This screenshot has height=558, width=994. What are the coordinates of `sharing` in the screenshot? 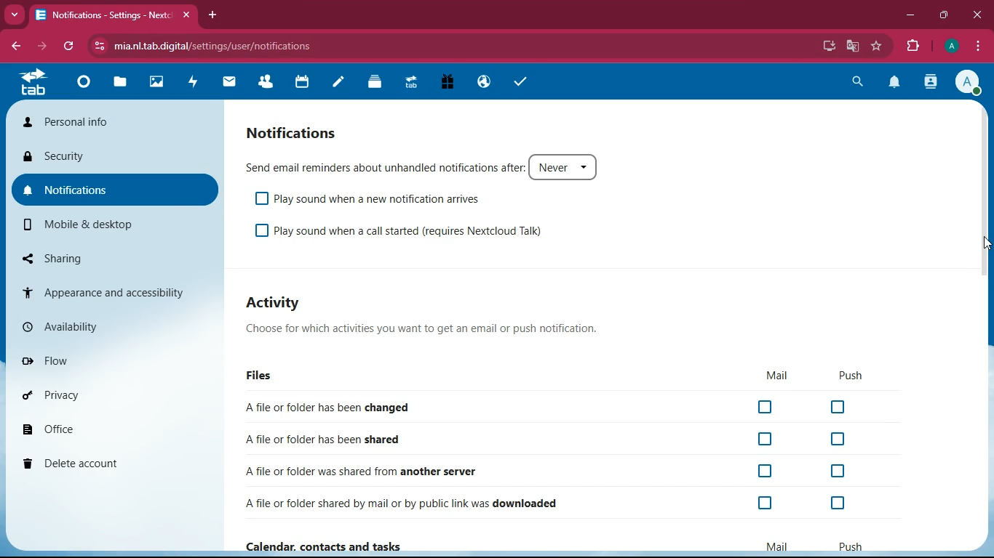 It's located at (116, 257).